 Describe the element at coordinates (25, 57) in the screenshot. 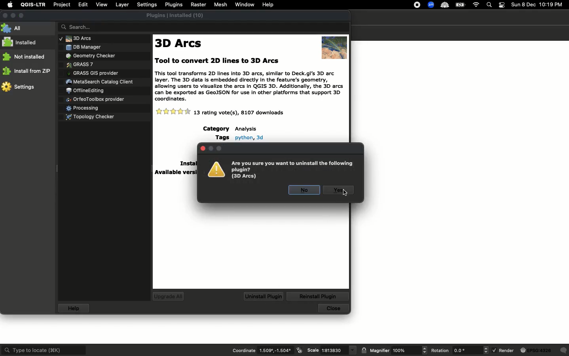

I see `Not installed` at that location.